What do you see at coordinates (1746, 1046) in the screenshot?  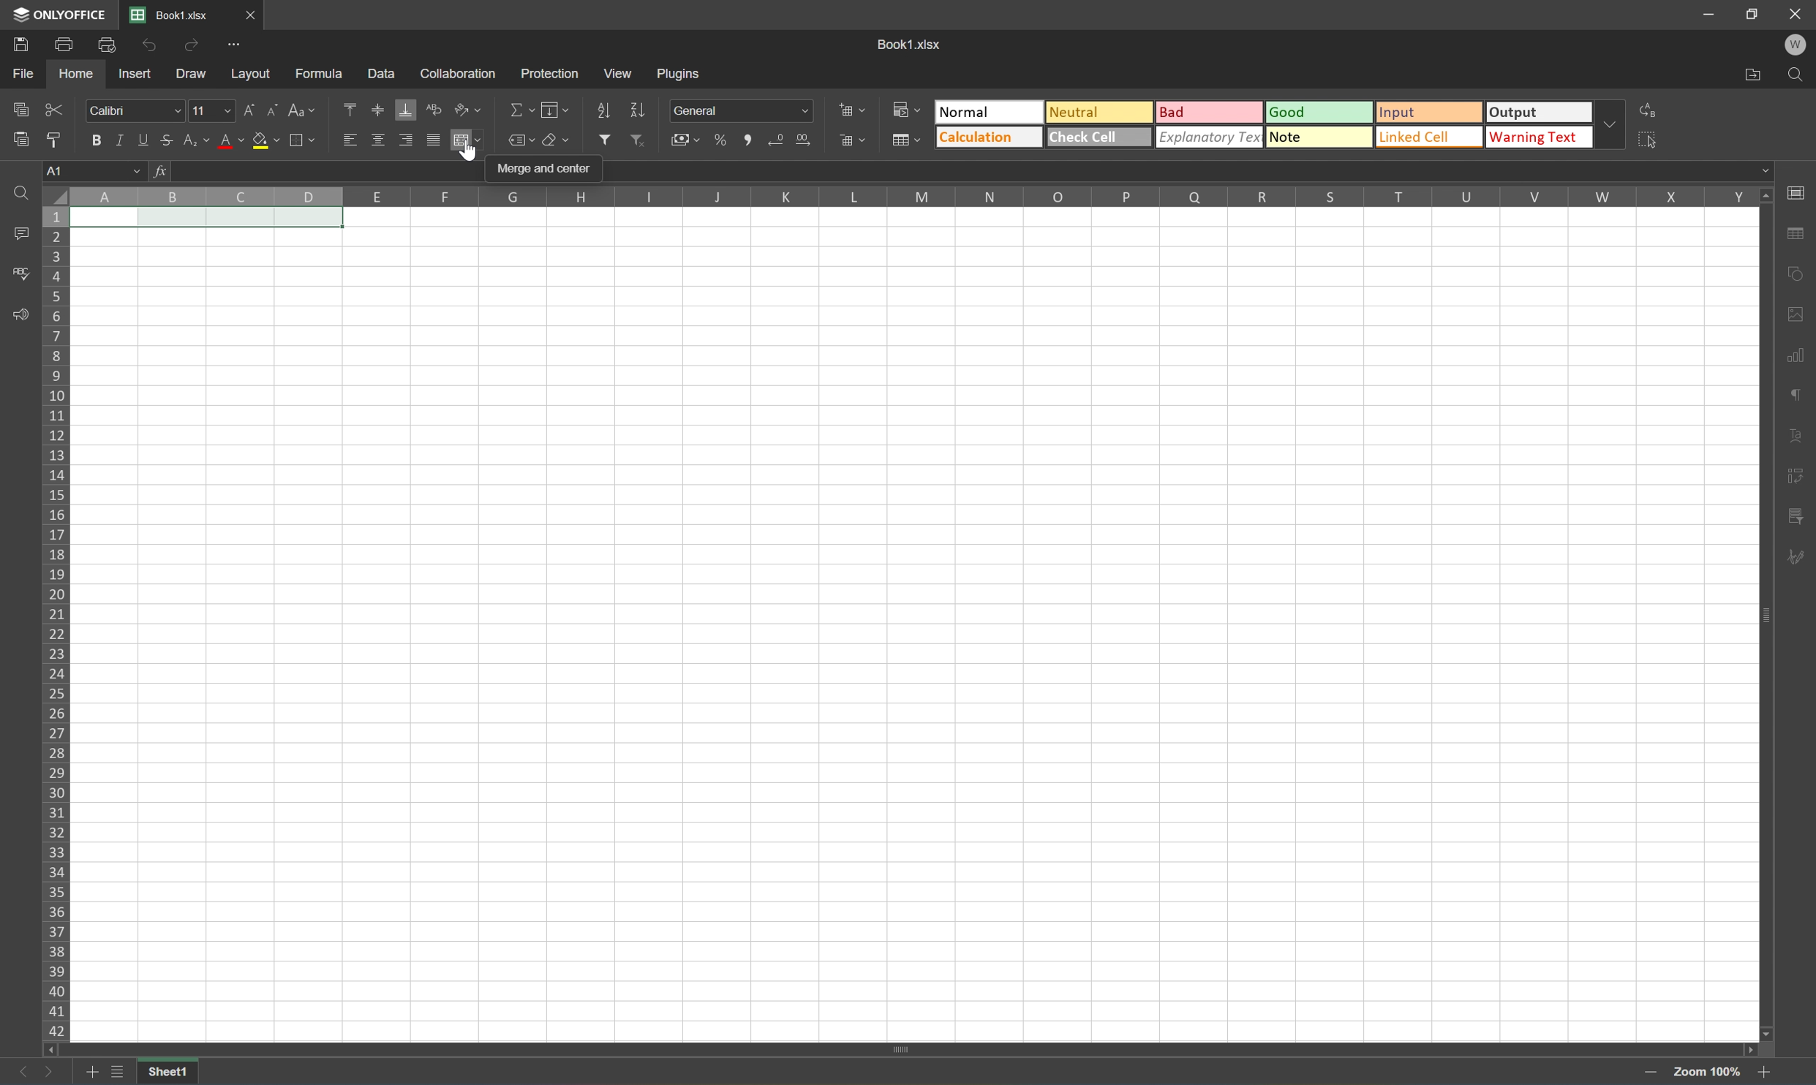 I see `Scroll right` at bounding box center [1746, 1046].